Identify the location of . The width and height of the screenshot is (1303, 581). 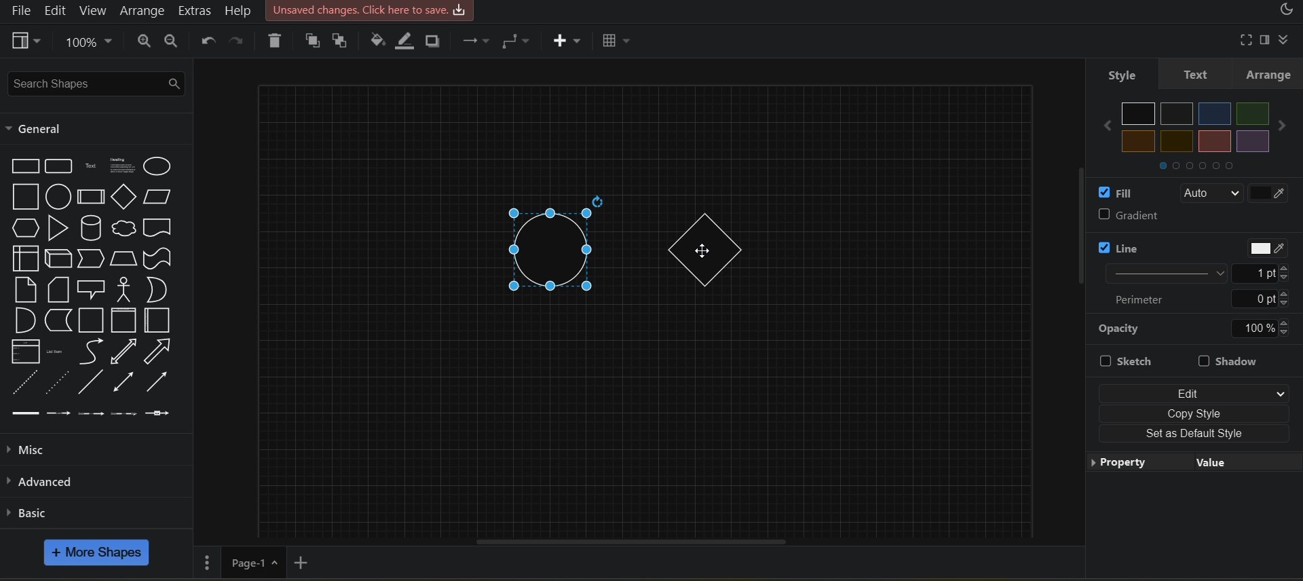
(1139, 114).